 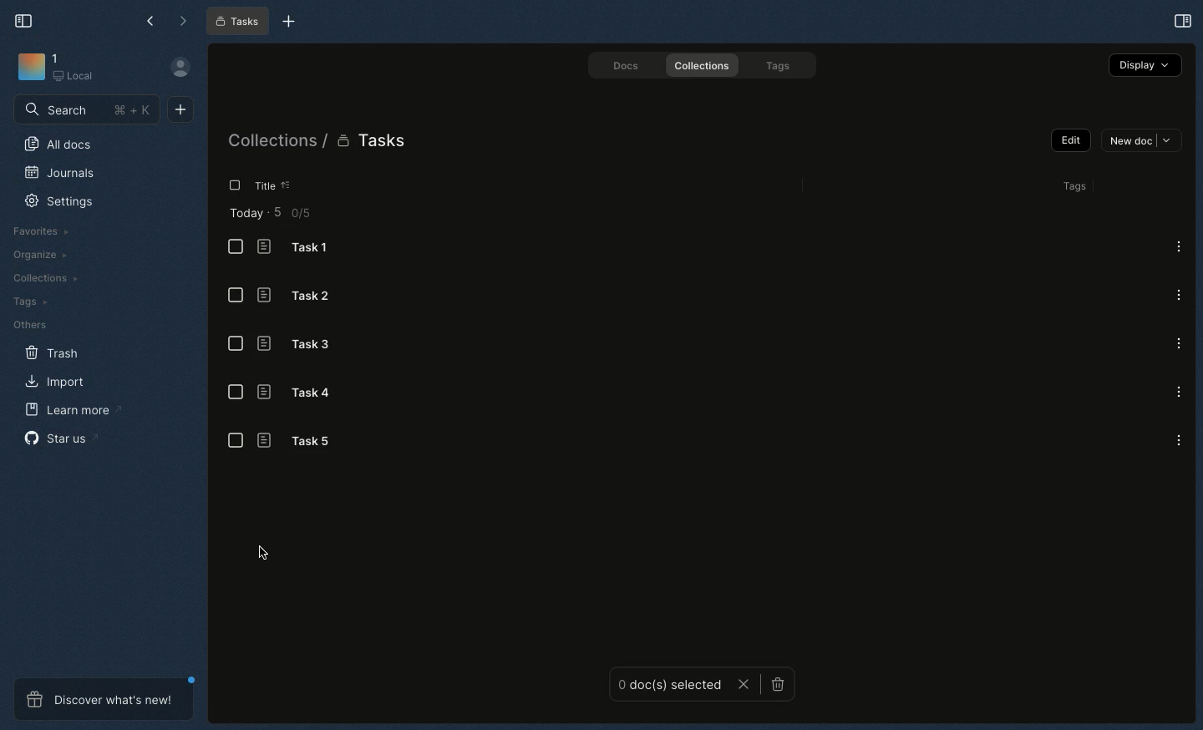 I want to click on Options, so click(x=1178, y=392).